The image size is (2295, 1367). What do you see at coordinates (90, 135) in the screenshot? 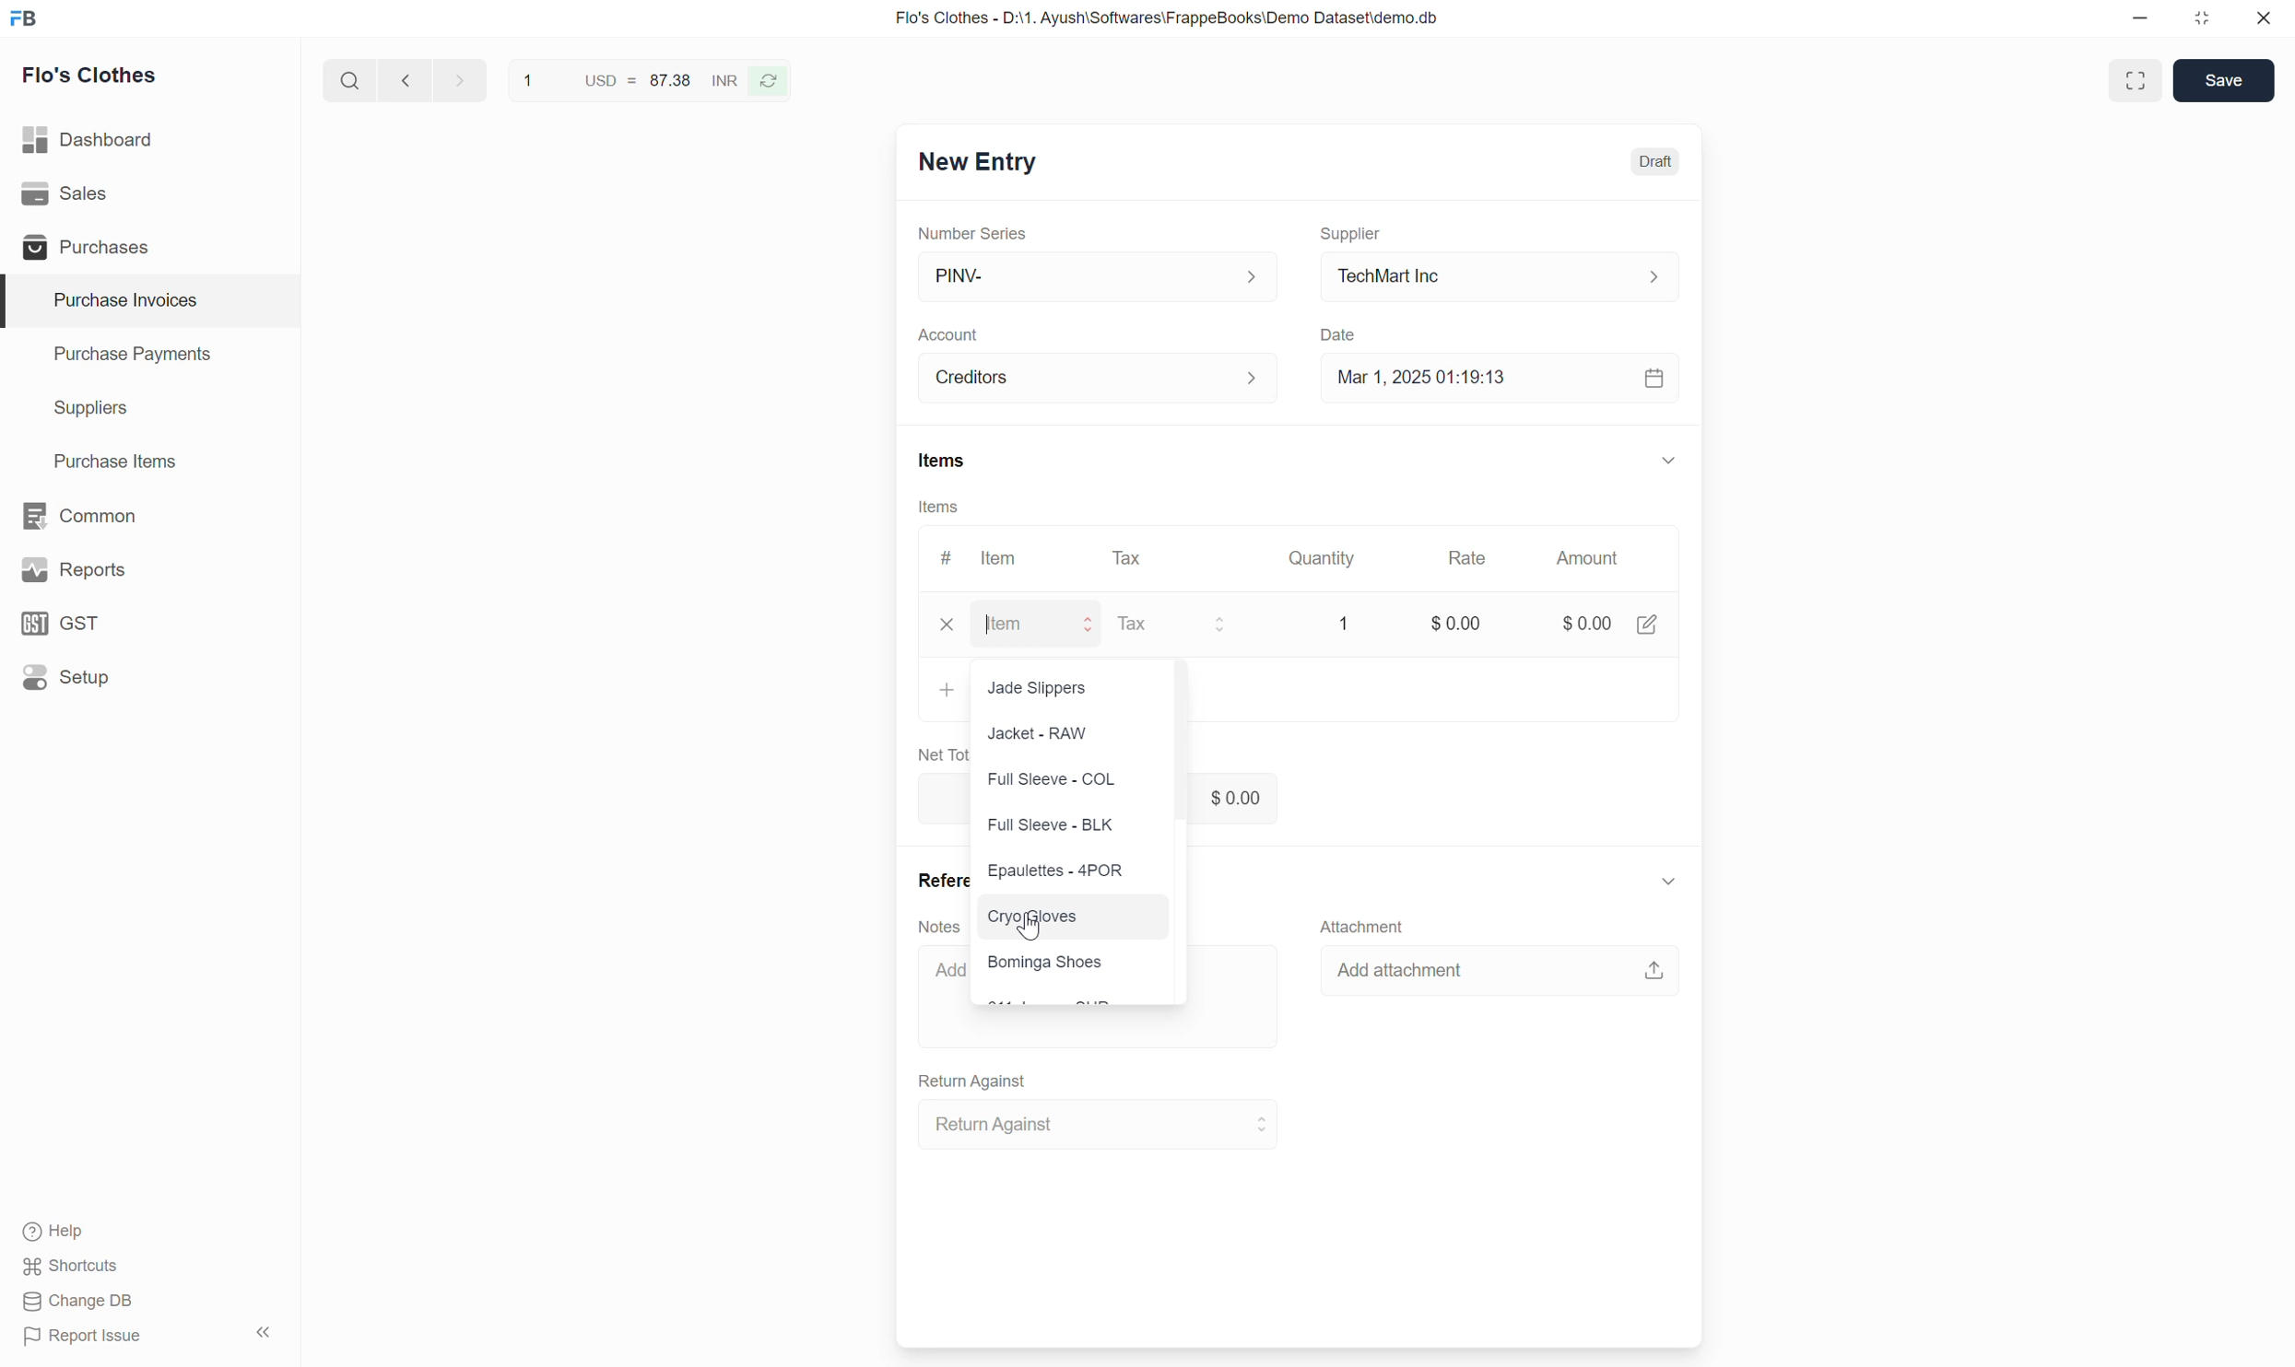
I see `Dashboard` at bounding box center [90, 135].